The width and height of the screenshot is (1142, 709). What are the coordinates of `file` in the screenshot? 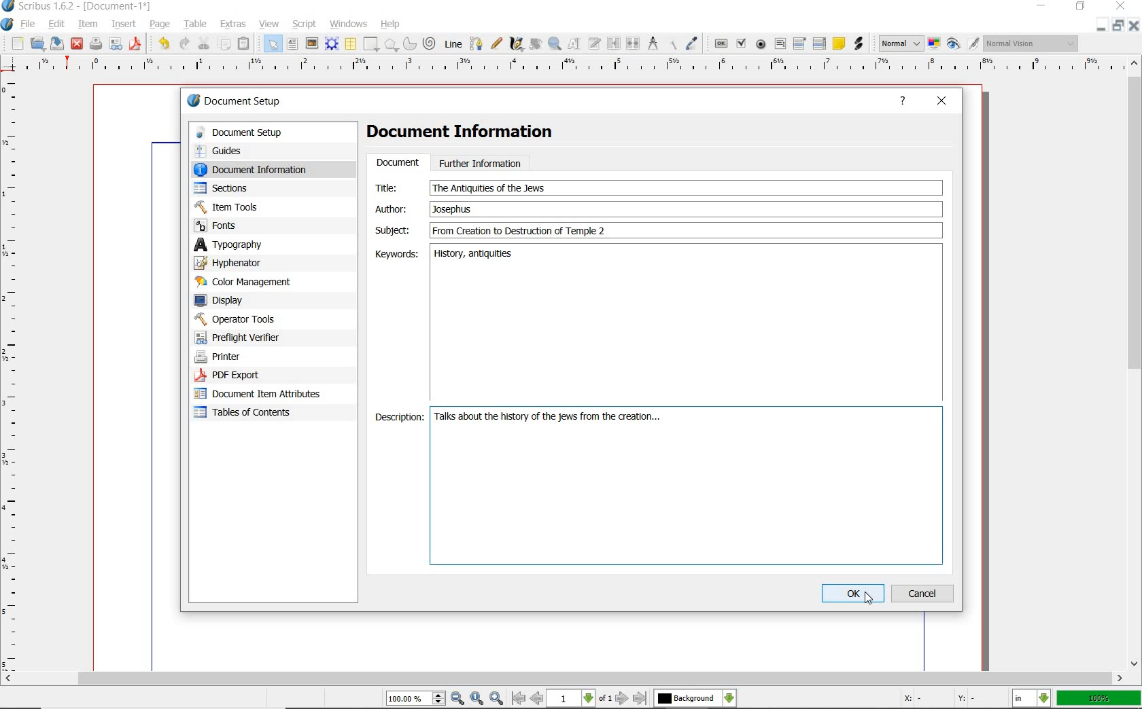 It's located at (29, 23).